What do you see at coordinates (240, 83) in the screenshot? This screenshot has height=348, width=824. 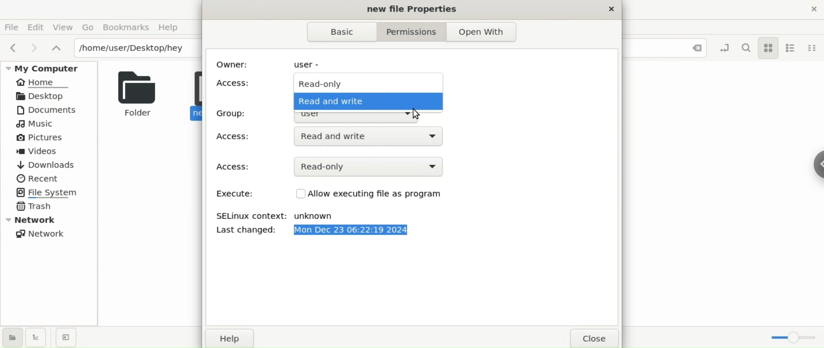 I see `Access` at bounding box center [240, 83].